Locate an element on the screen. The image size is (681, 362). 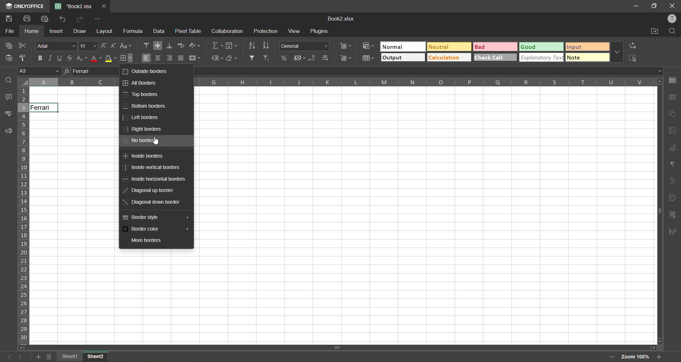
find is located at coordinates (672, 32).